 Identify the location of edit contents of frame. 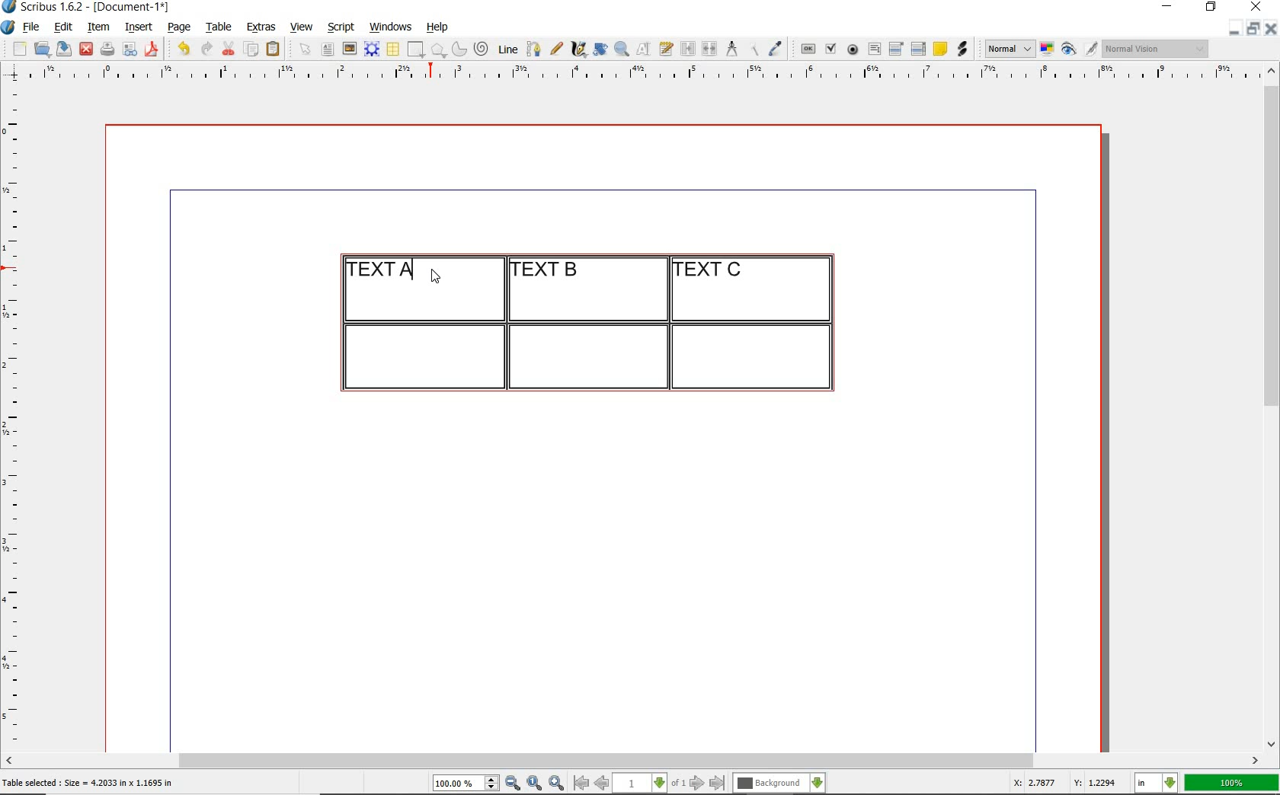
(644, 48).